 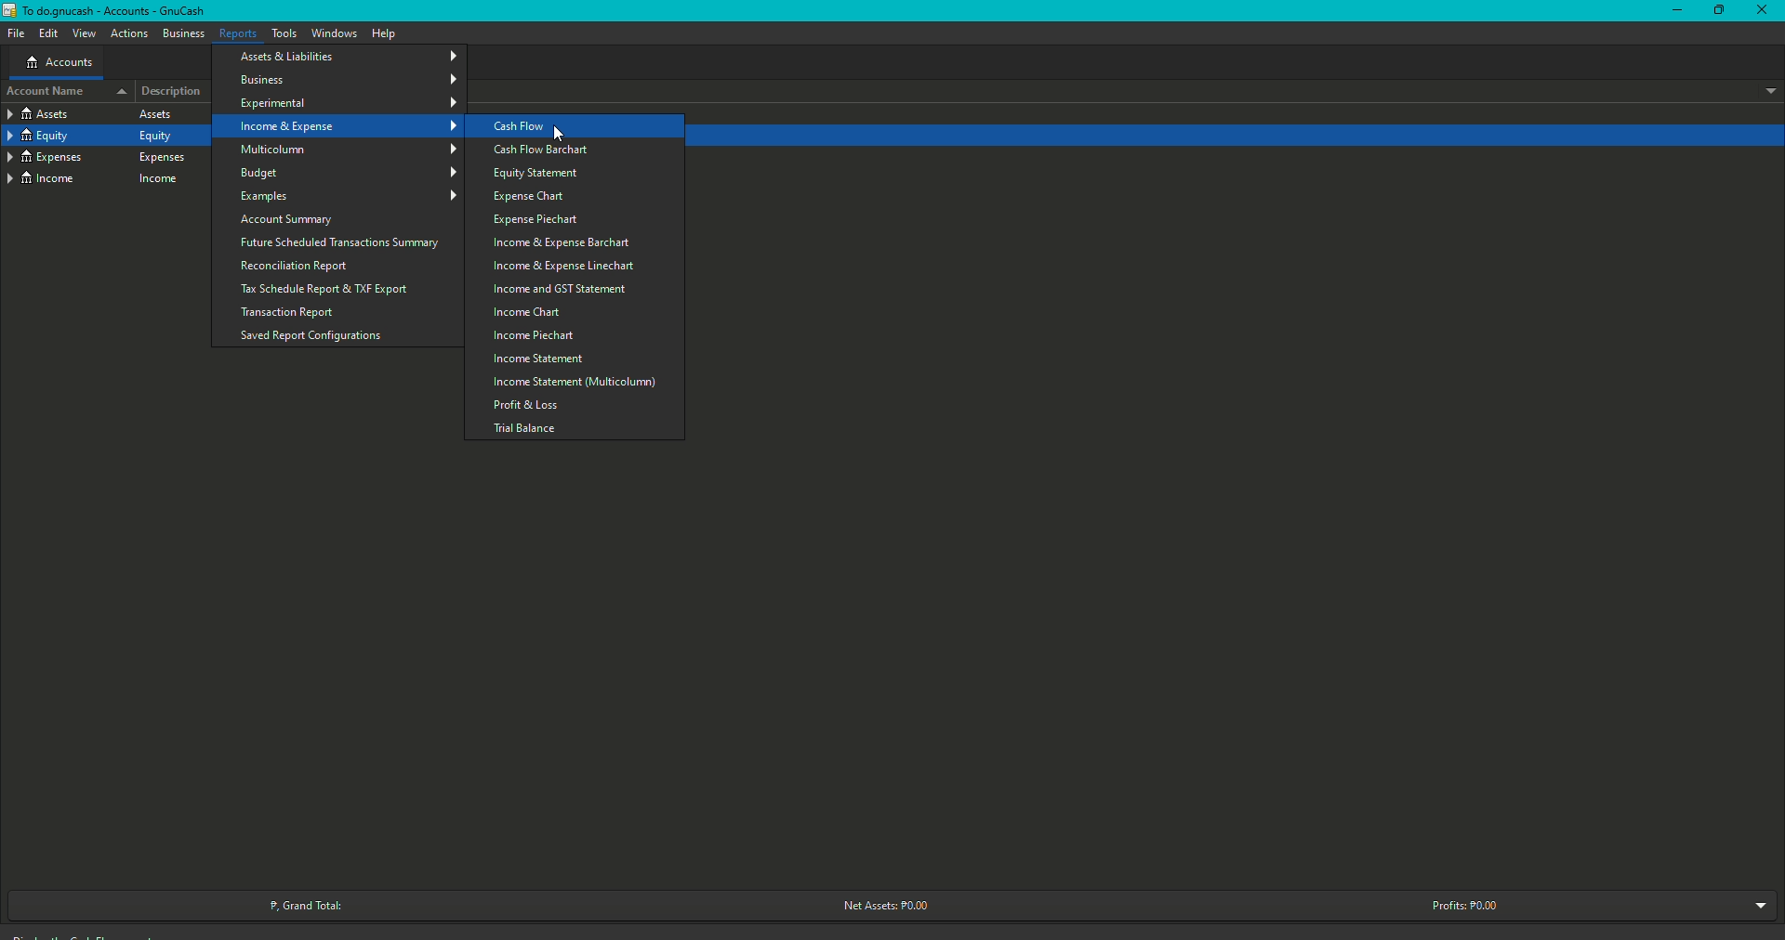 What do you see at coordinates (65, 91) in the screenshot?
I see `Account name` at bounding box center [65, 91].